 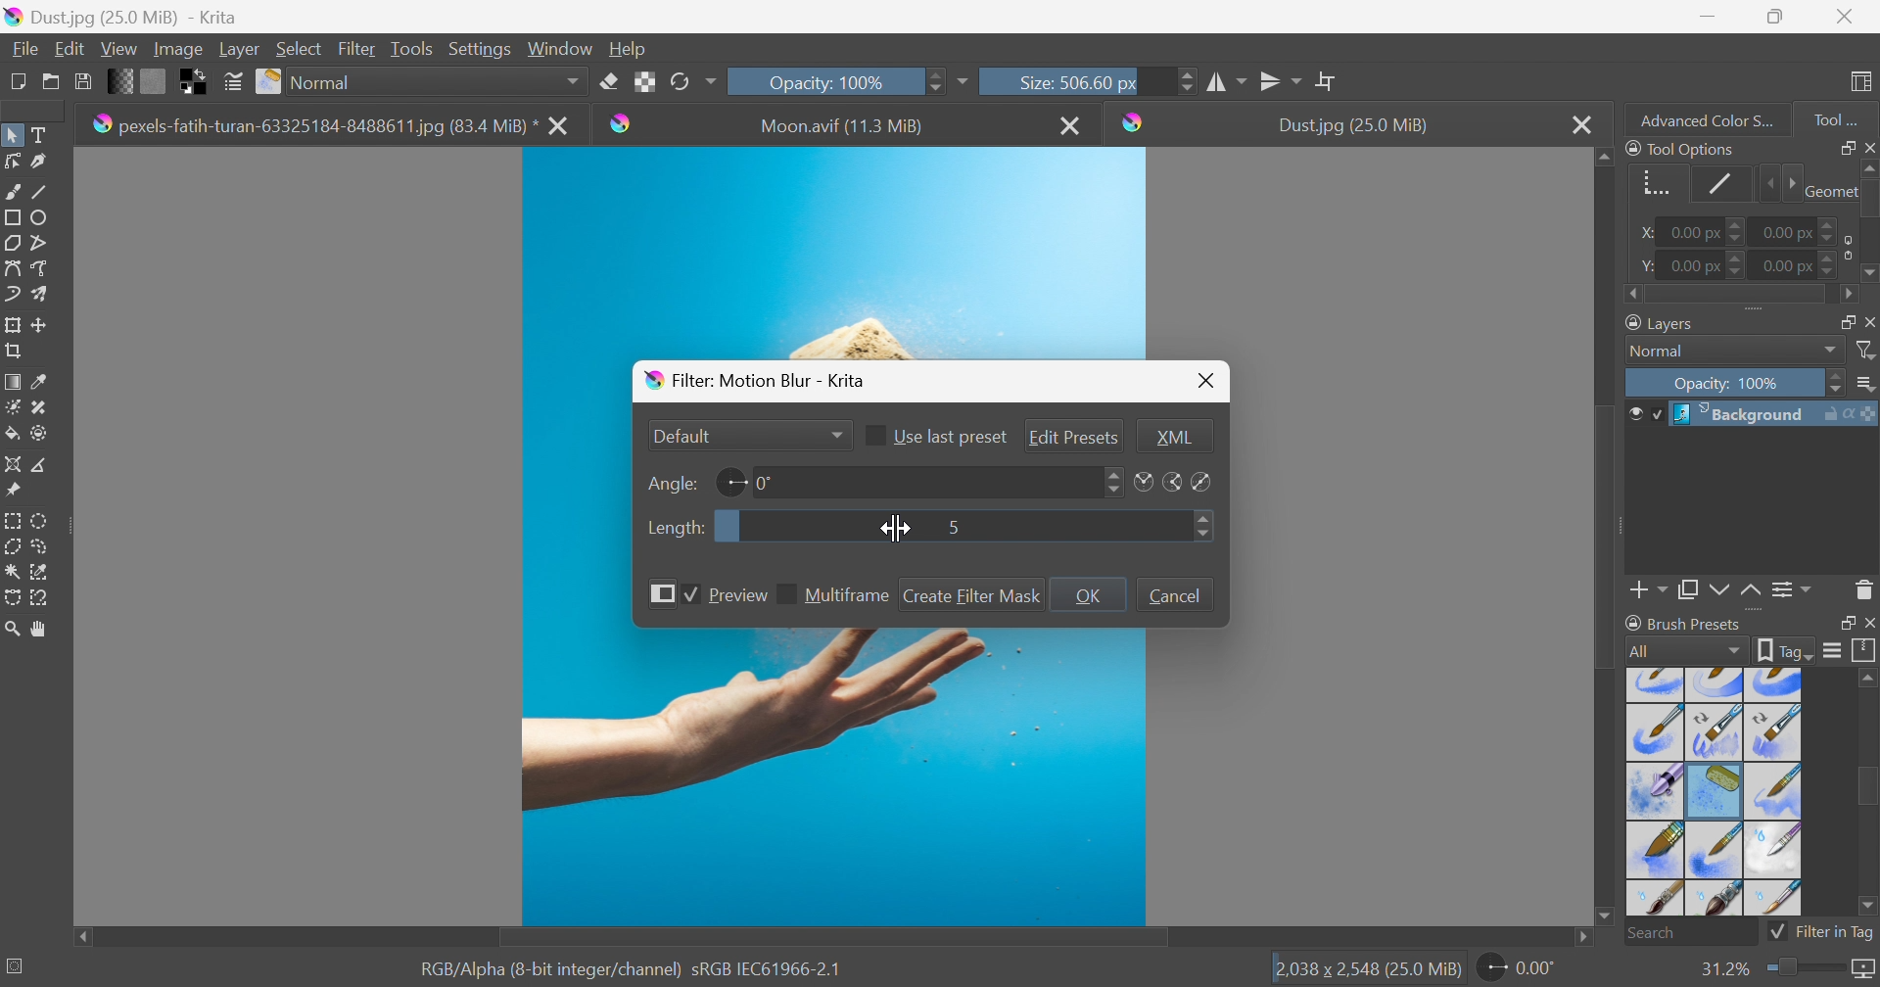 I want to click on Float Docker, so click(x=1844, y=147).